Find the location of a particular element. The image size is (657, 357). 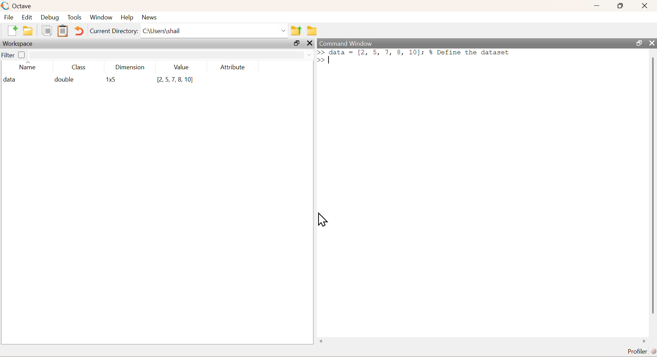

Drop-down  is located at coordinates (310, 55).